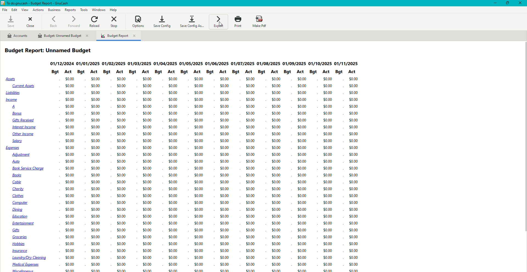  Describe the element at coordinates (121, 168) in the screenshot. I see `$0.00` at that location.